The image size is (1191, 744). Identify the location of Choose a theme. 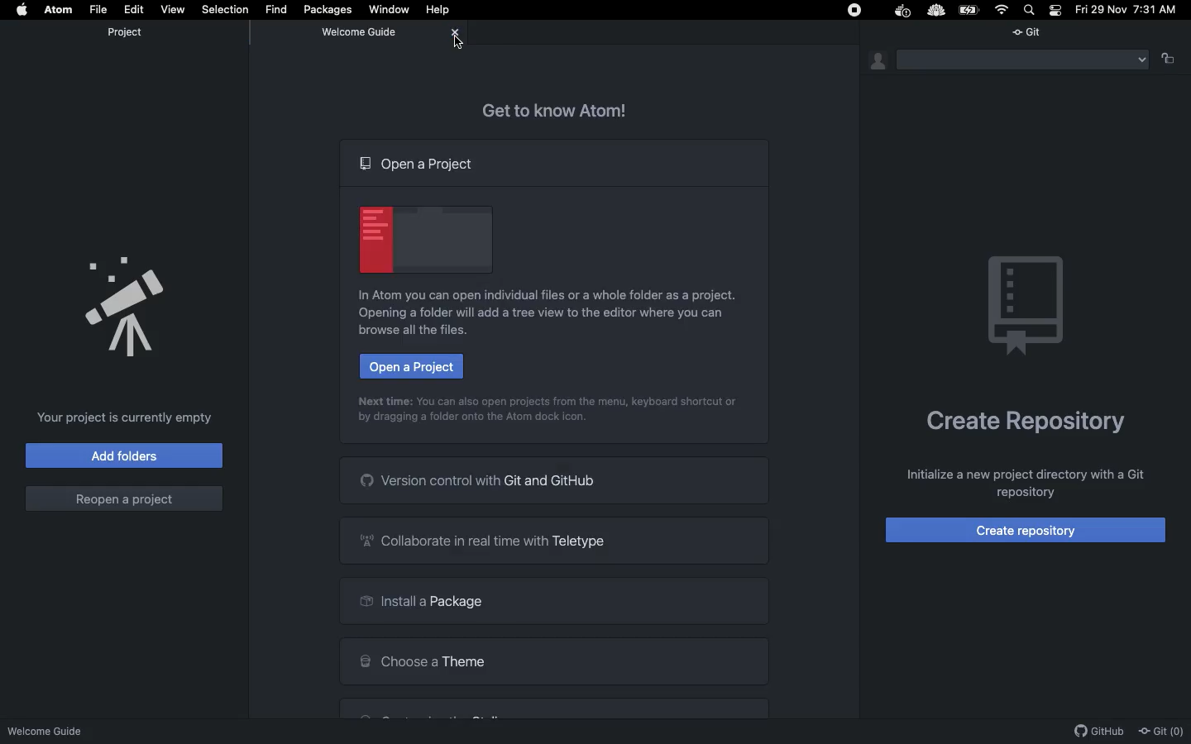
(555, 661).